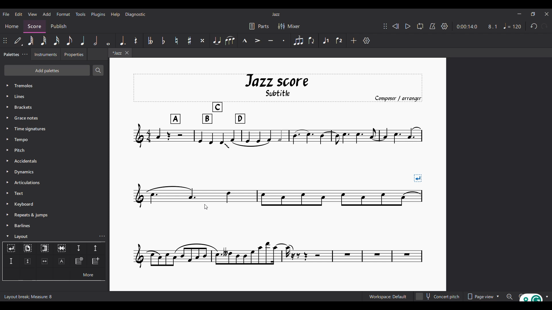  Describe the element at coordinates (12, 26) in the screenshot. I see `Home section` at that location.